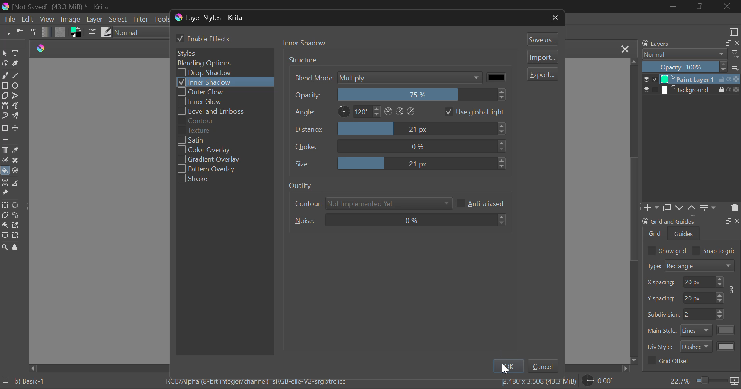 This screenshot has height=389, width=741. I want to click on Open, so click(21, 32).